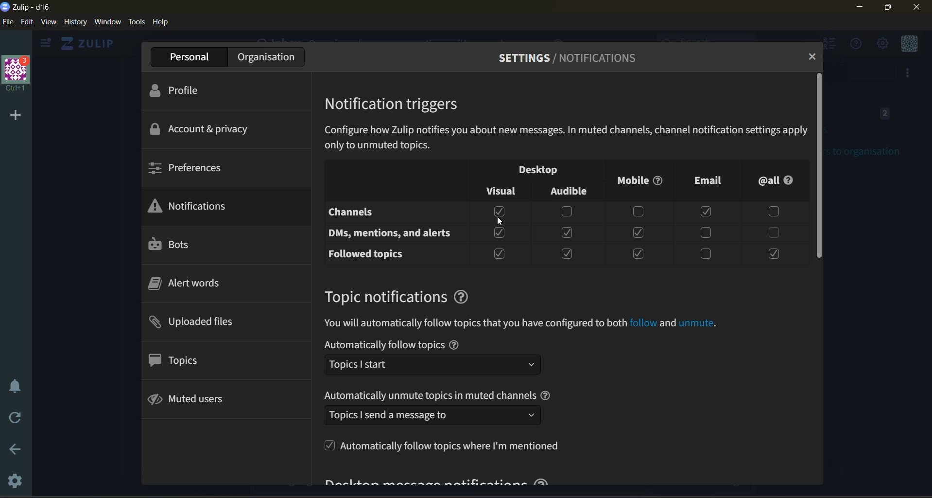 This screenshot has width=932, height=498. What do you see at coordinates (462, 297) in the screenshot?
I see `help` at bounding box center [462, 297].